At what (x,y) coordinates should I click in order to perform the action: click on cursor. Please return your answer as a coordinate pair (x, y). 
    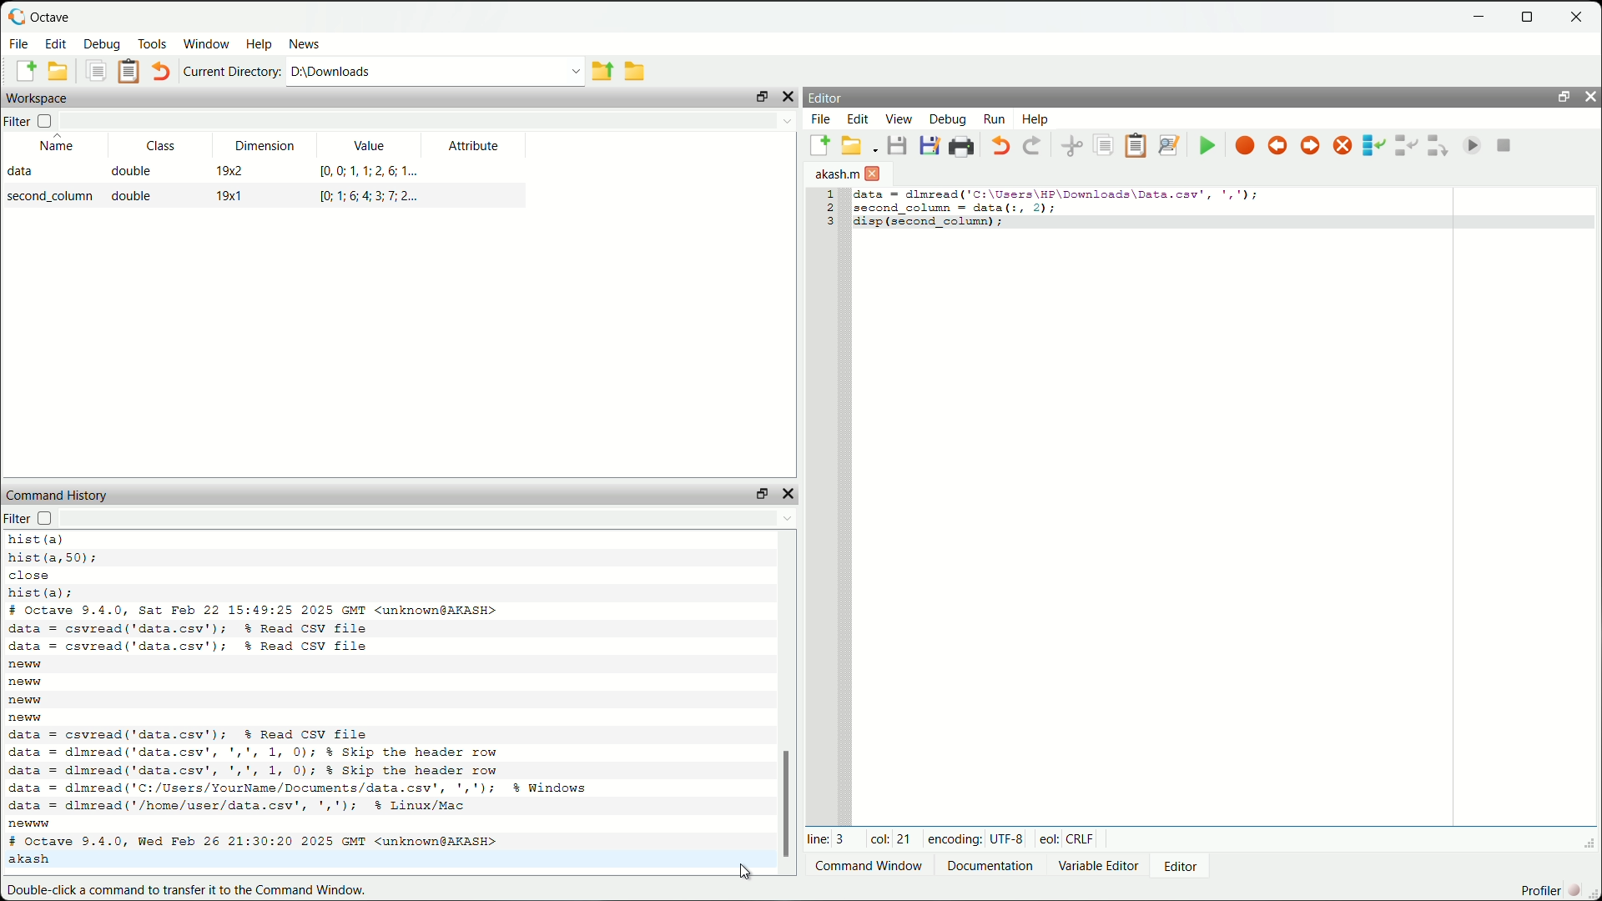
    Looking at the image, I should click on (749, 870).